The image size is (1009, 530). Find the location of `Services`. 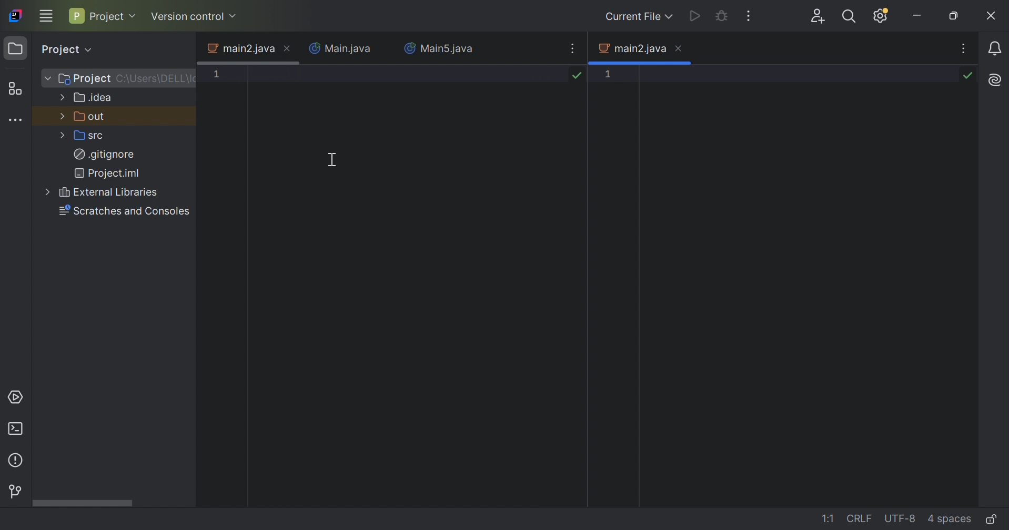

Services is located at coordinates (13, 399).